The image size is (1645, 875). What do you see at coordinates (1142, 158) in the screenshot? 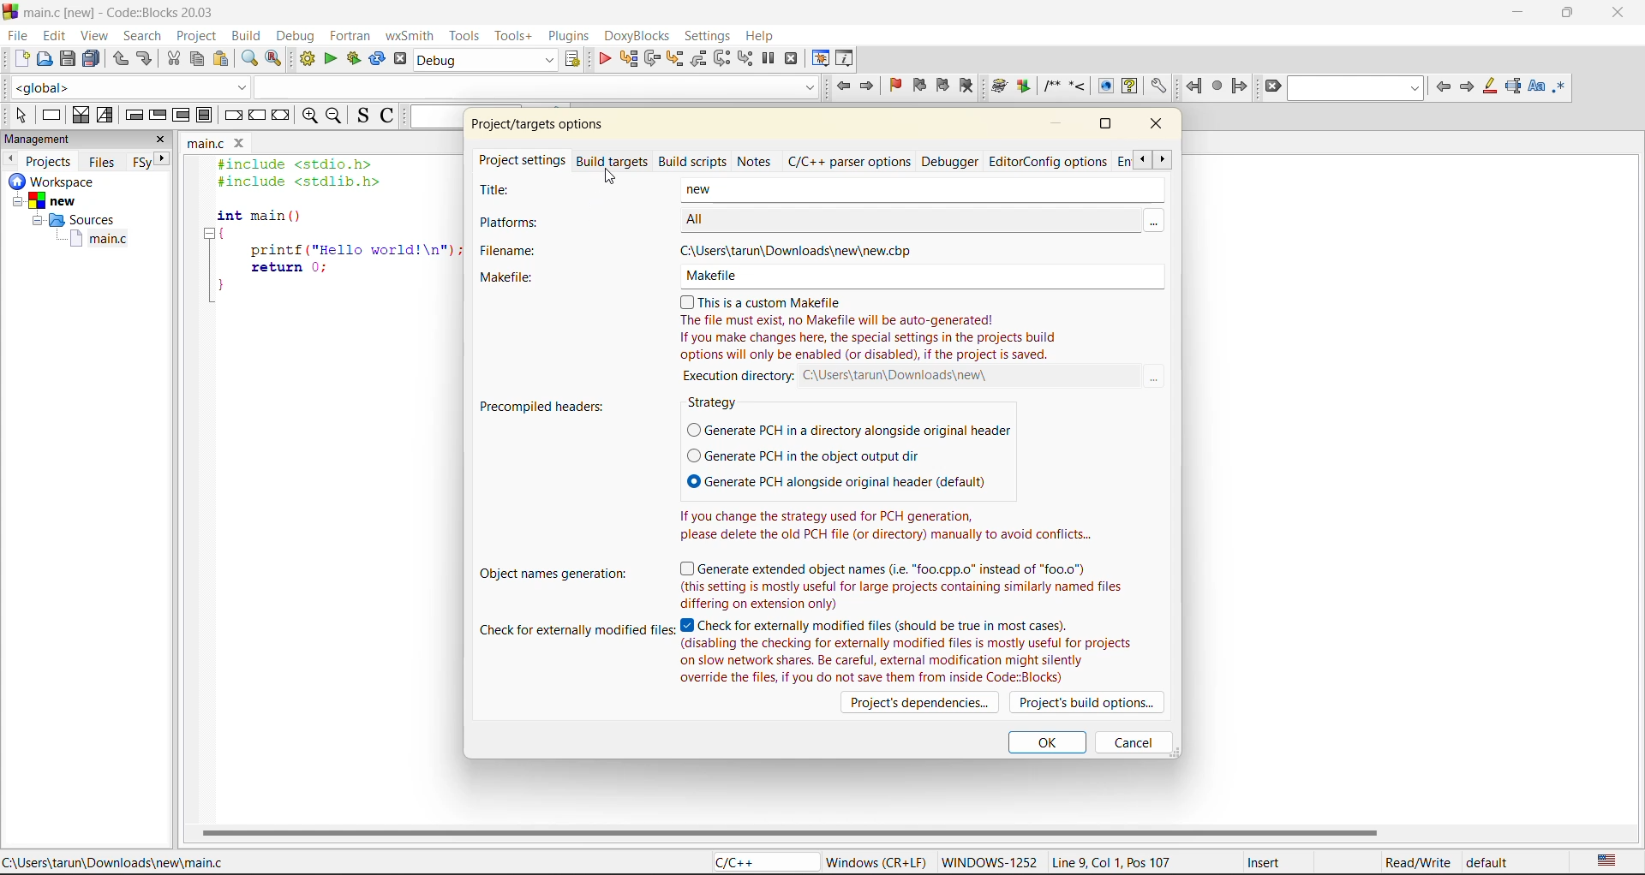
I see `scroll previous` at bounding box center [1142, 158].